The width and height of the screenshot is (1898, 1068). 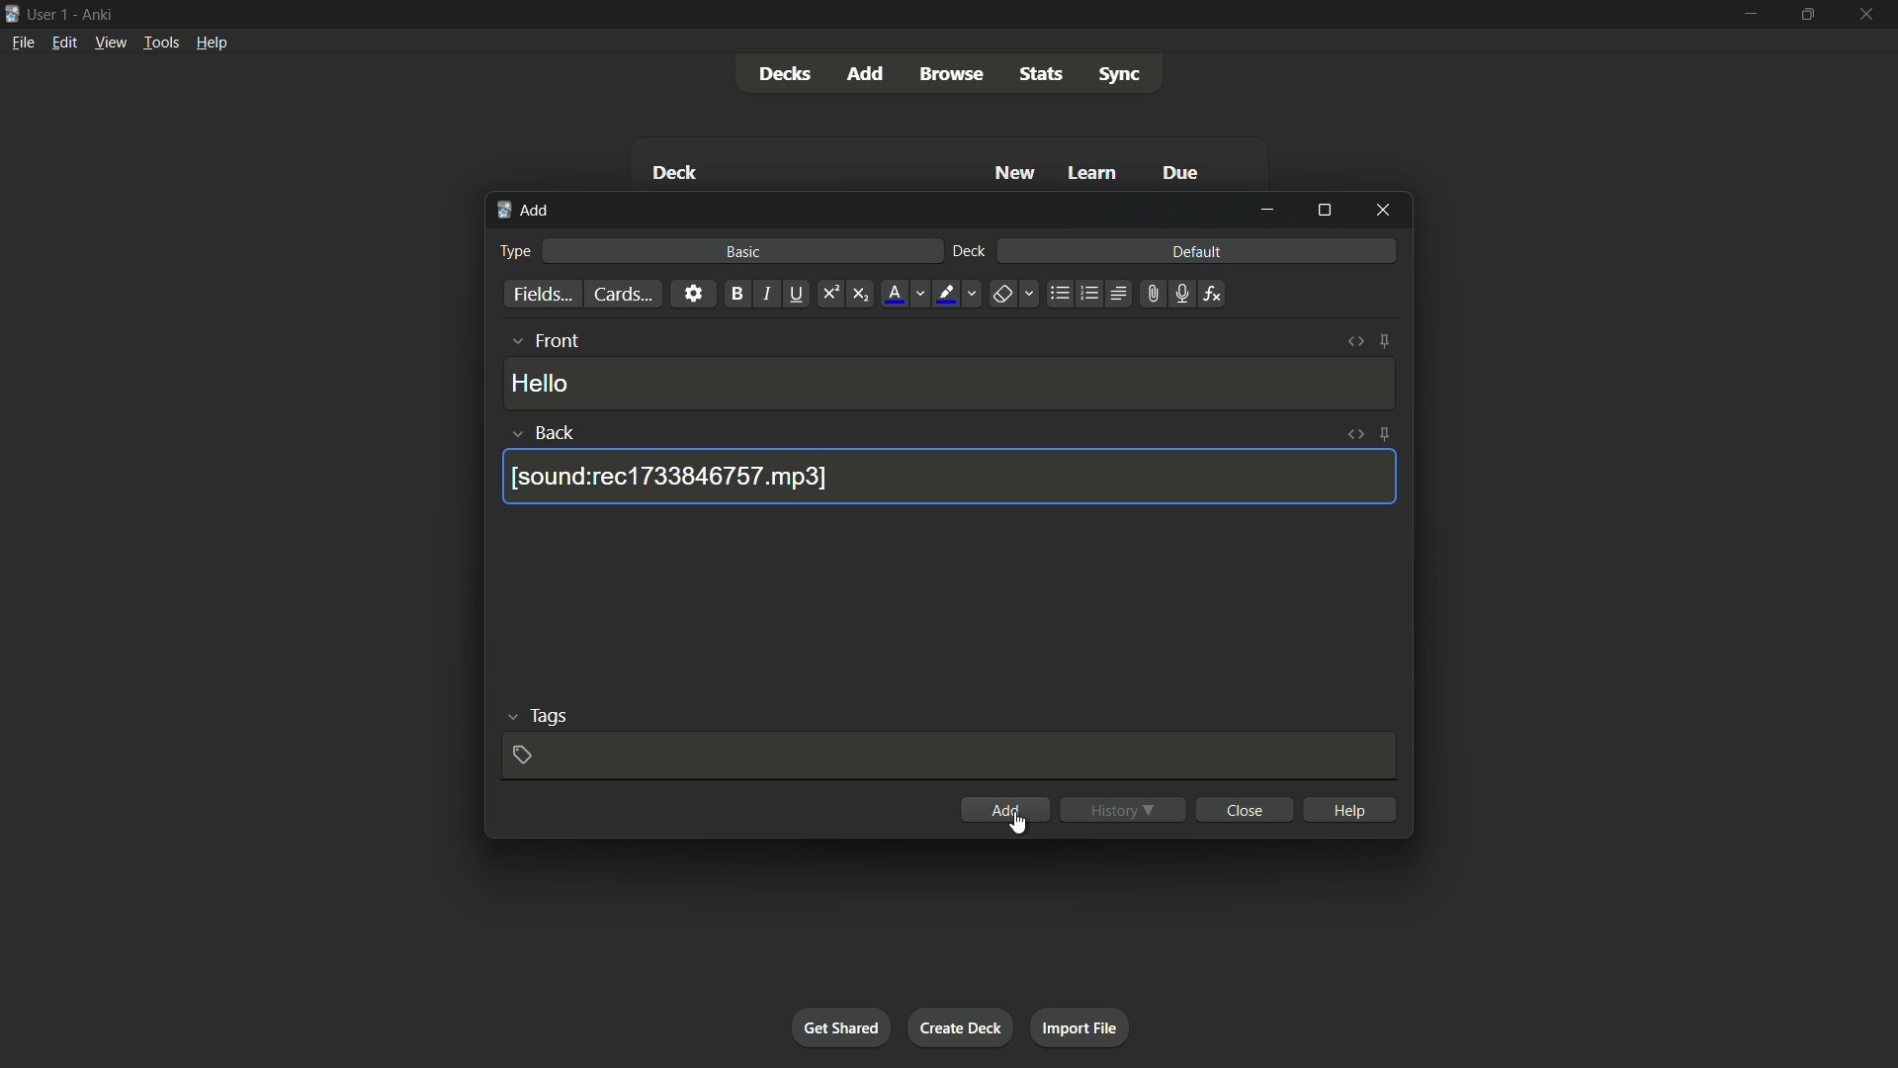 I want to click on new, so click(x=1013, y=175).